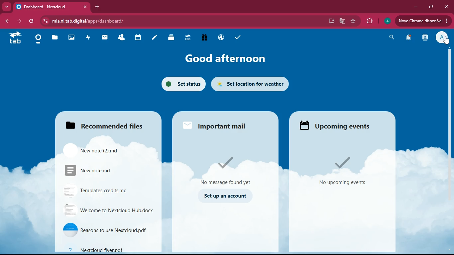  What do you see at coordinates (107, 231) in the screenshot?
I see `file` at bounding box center [107, 231].